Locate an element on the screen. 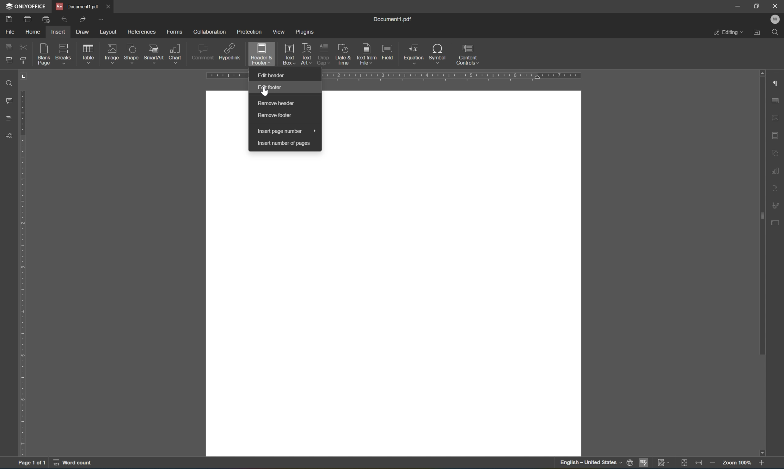 The height and width of the screenshot is (469, 784). ruler is located at coordinates (23, 272).